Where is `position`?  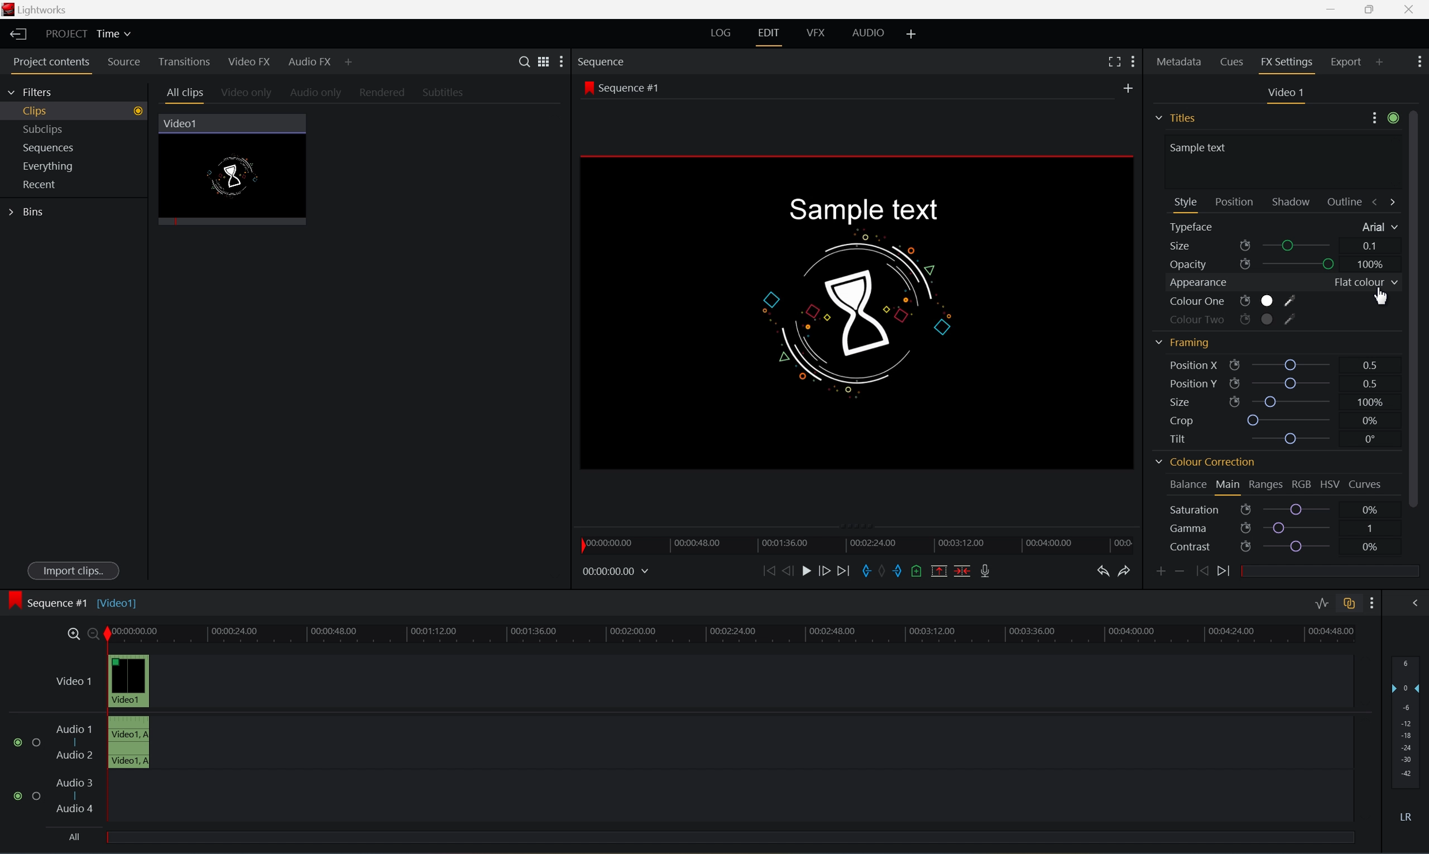
position is located at coordinates (1234, 201).